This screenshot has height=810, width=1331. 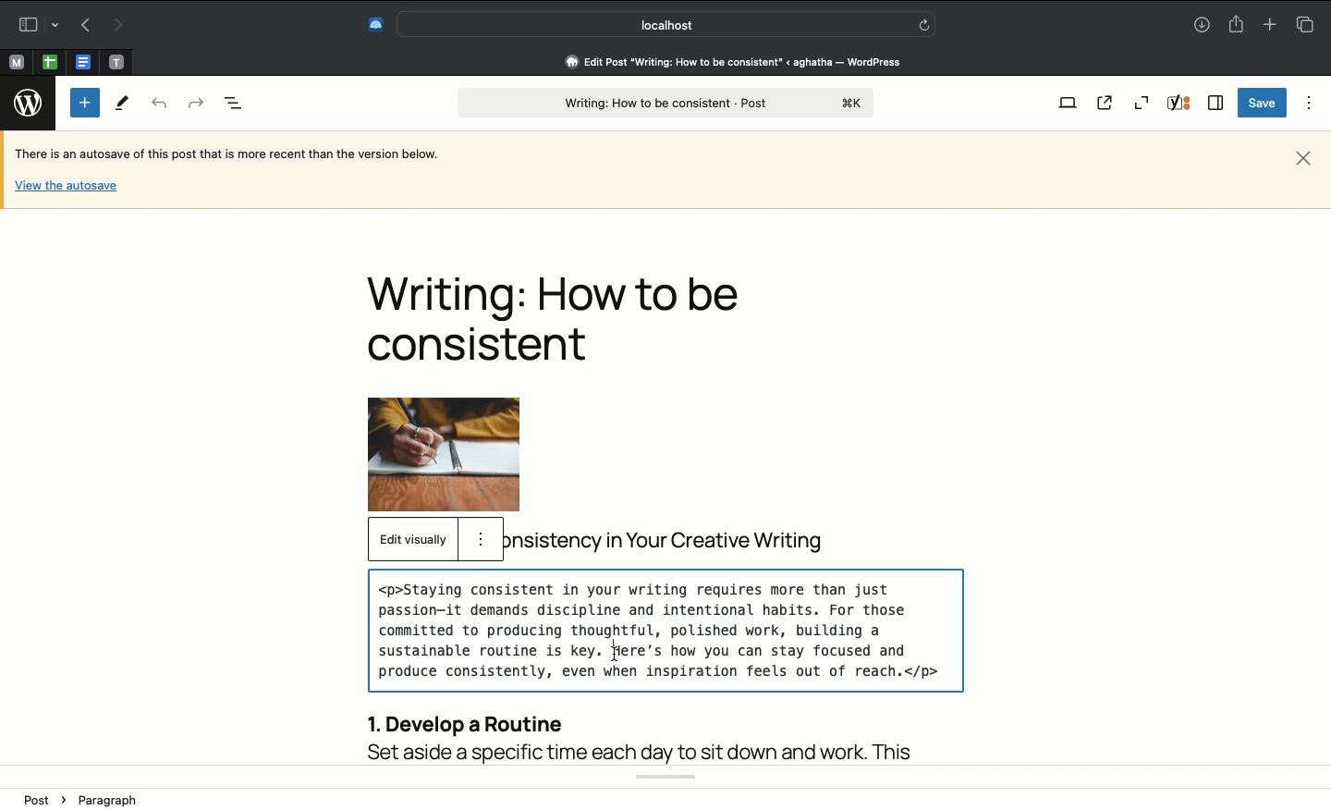 I want to click on Tabs, so click(x=1304, y=24).